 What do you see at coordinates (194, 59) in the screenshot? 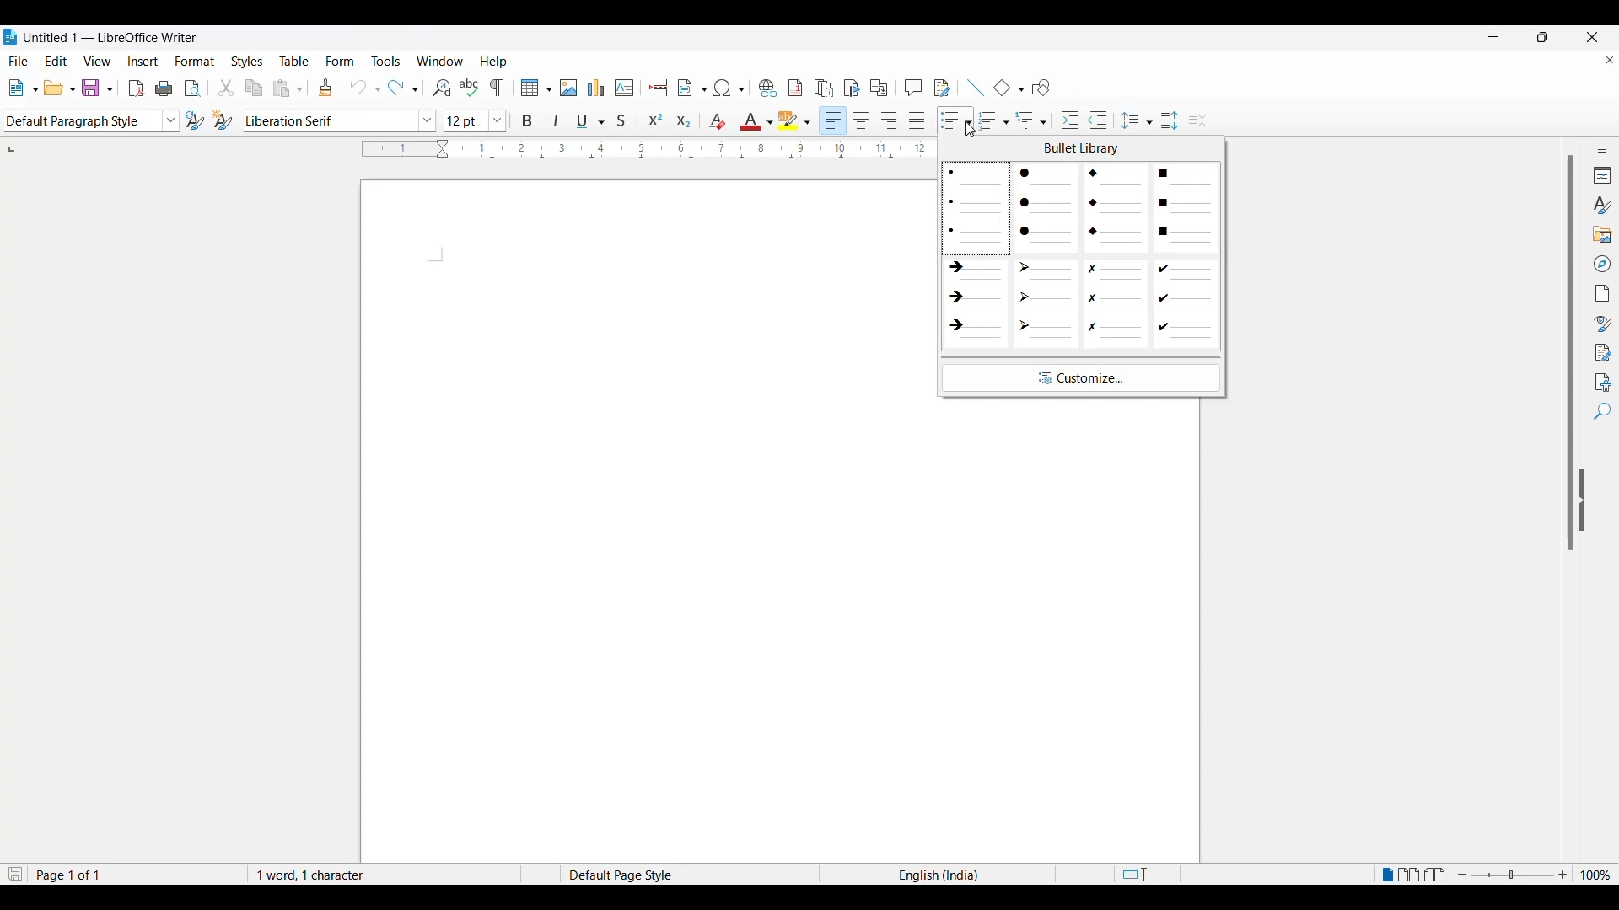
I see `Format` at bounding box center [194, 59].